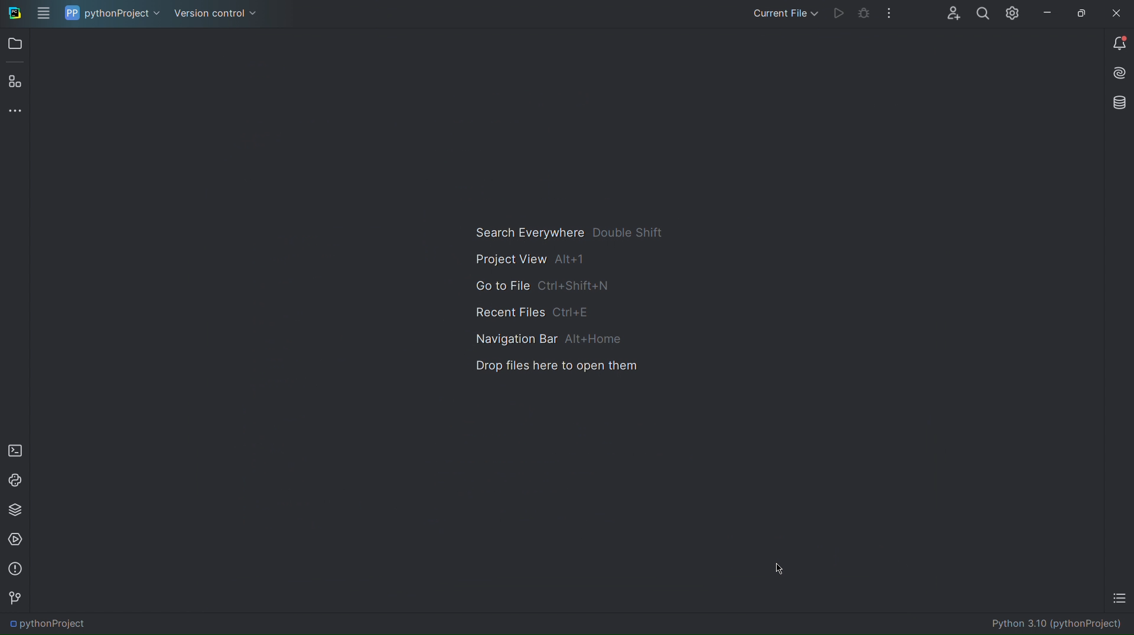 Image resolution: width=1134 pixels, height=635 pixels. I want to click on Python 3.10 (pythonProject), so click(1062, 624).